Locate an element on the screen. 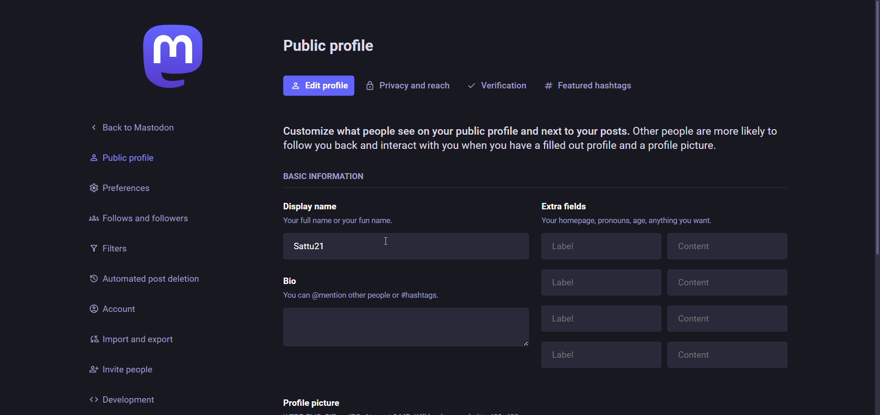 The image size is (880, 415). verification is located at coordinates (497, 84).